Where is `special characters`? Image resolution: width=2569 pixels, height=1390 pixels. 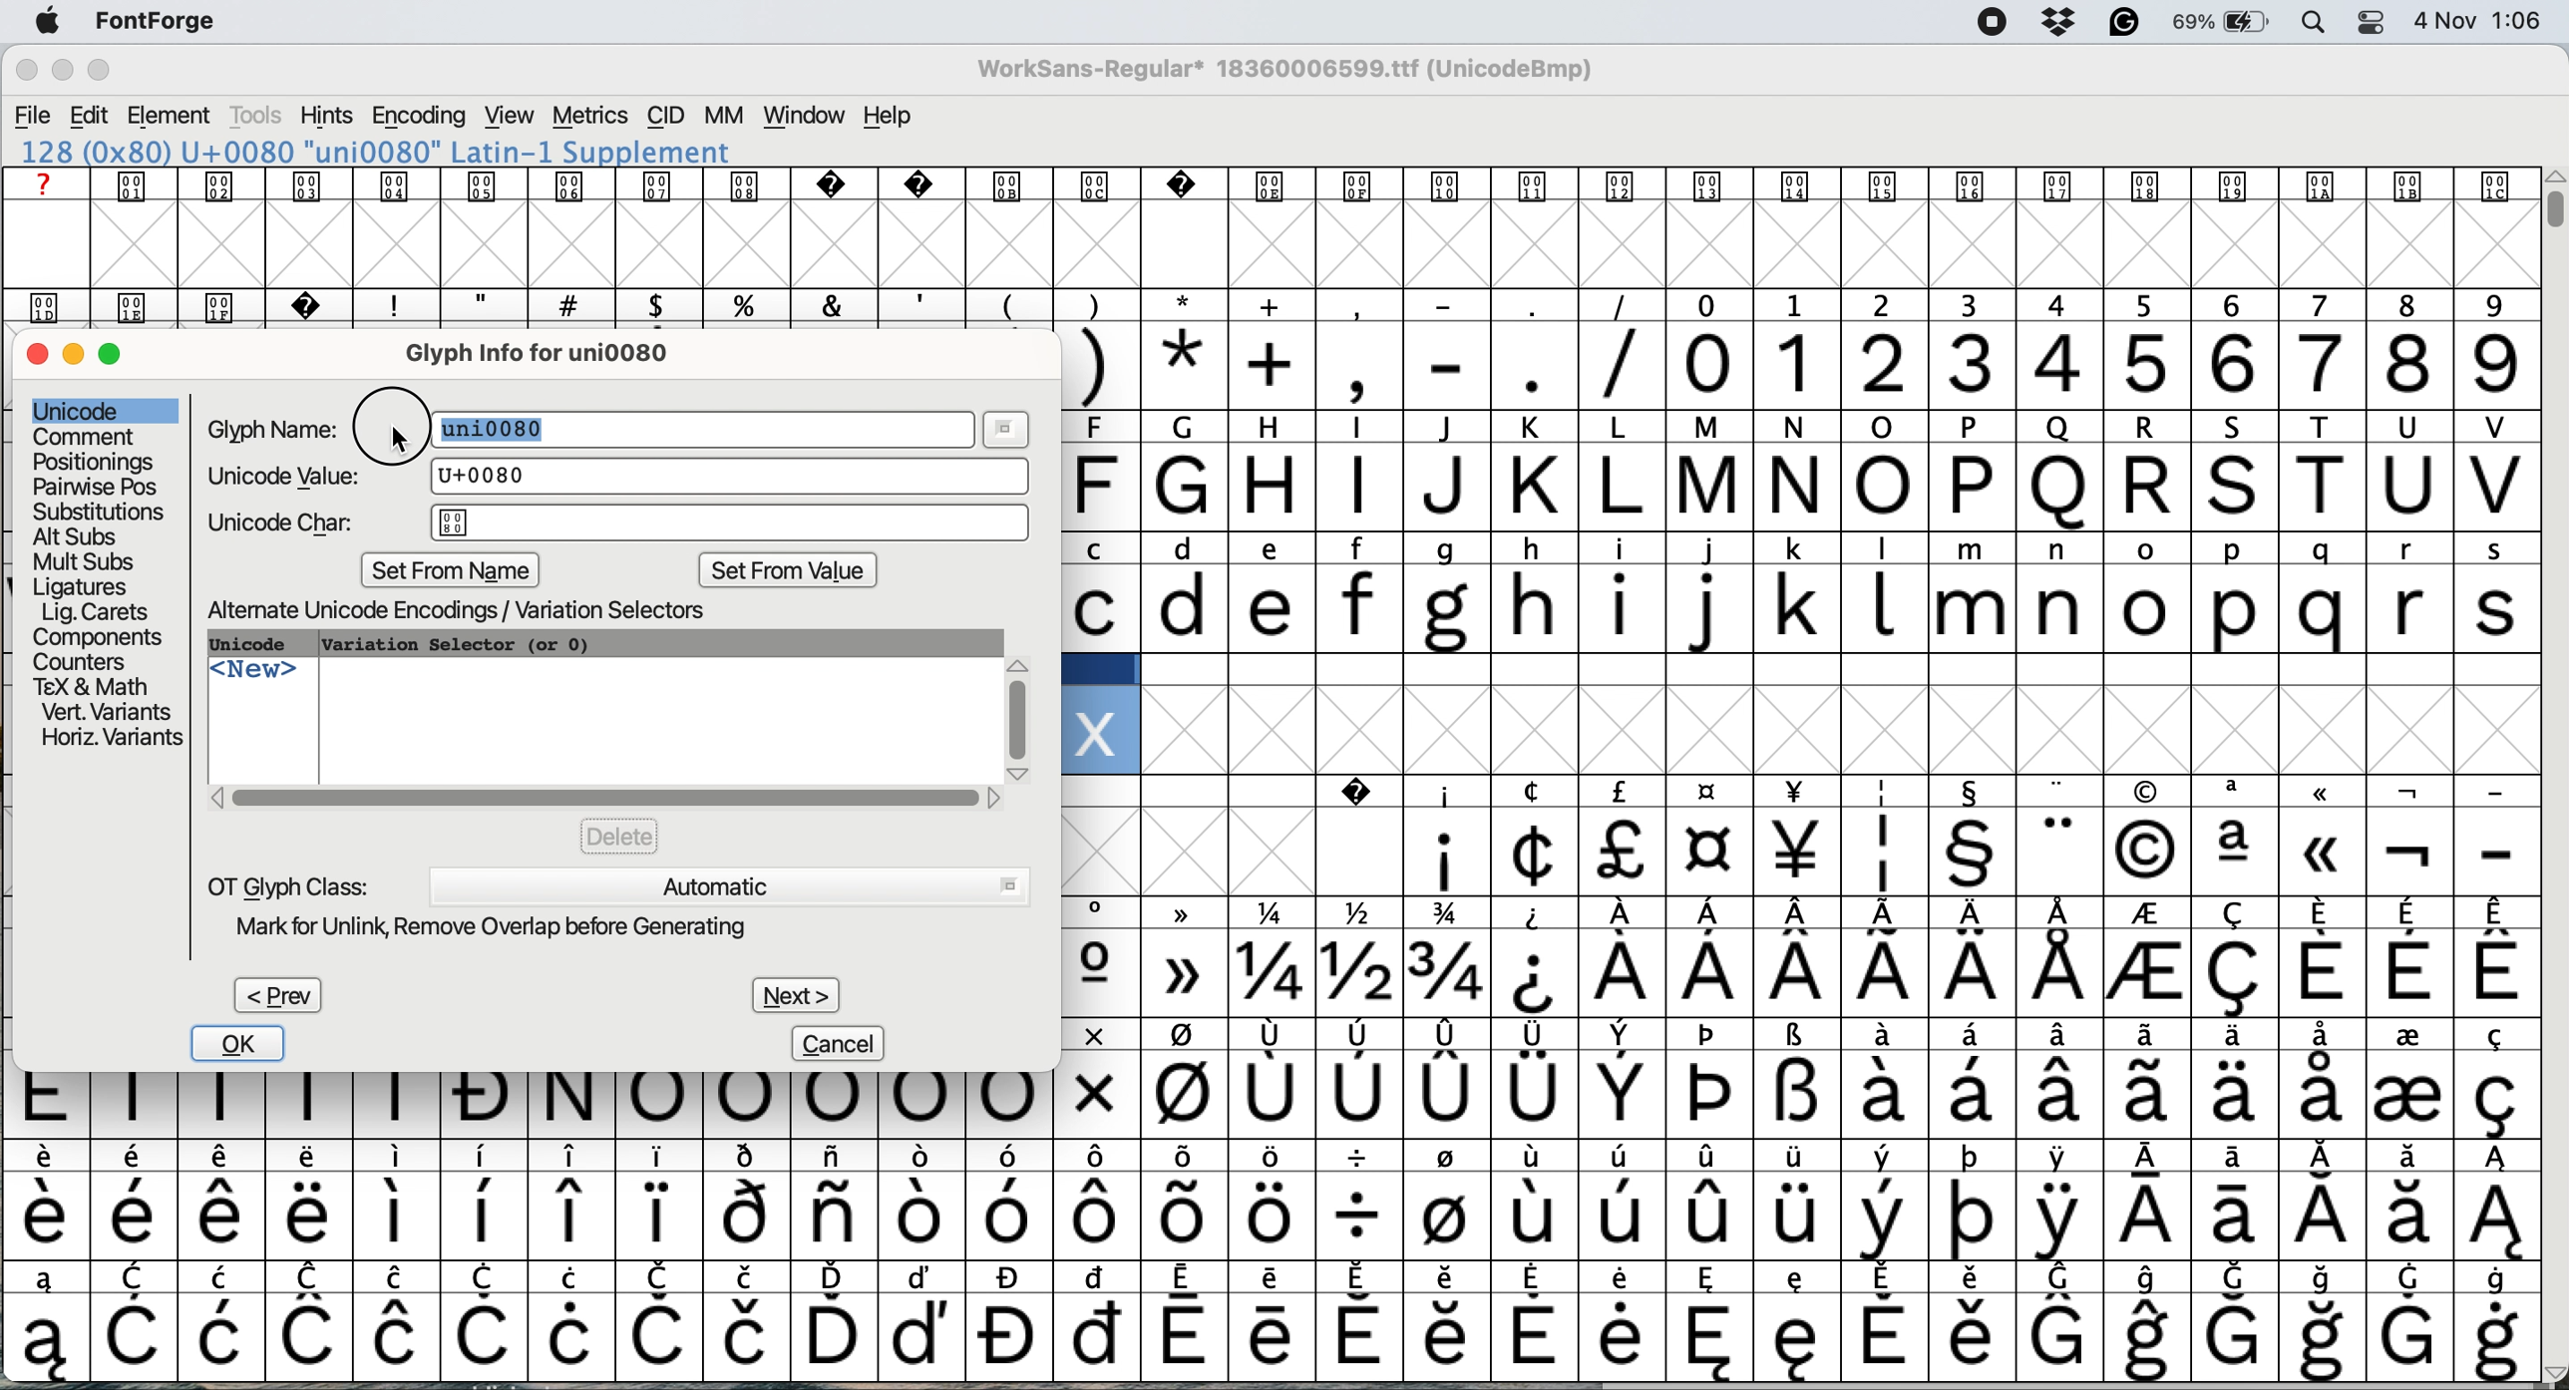
special characters is located at coordinates (1797, 915).